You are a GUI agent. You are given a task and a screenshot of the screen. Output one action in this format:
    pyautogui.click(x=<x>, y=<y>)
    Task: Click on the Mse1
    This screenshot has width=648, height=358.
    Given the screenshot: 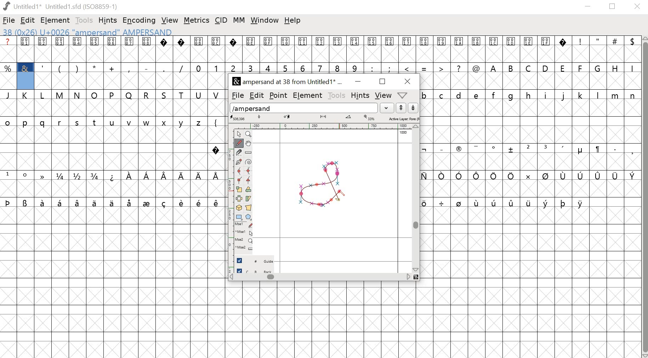 What is the action you would take?
    pyautogui.click(x=244, y=225)
    